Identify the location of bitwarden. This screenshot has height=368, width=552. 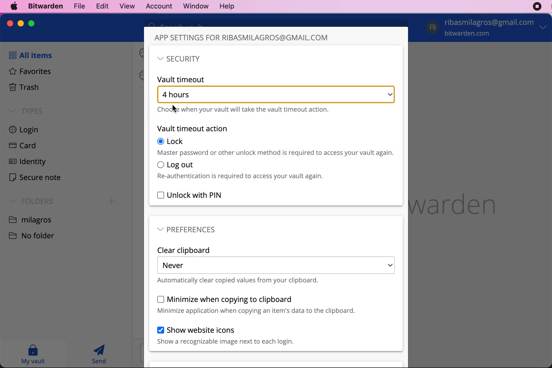
(44, 7).